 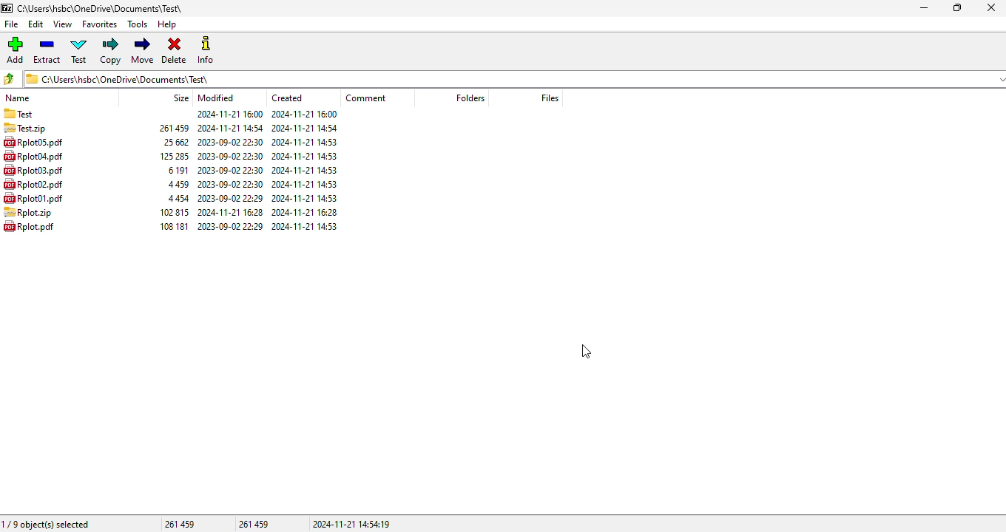 What do you see at coordinates (33, 142) in the screenshot?
I see `file name` at bounding box center [33, 142].